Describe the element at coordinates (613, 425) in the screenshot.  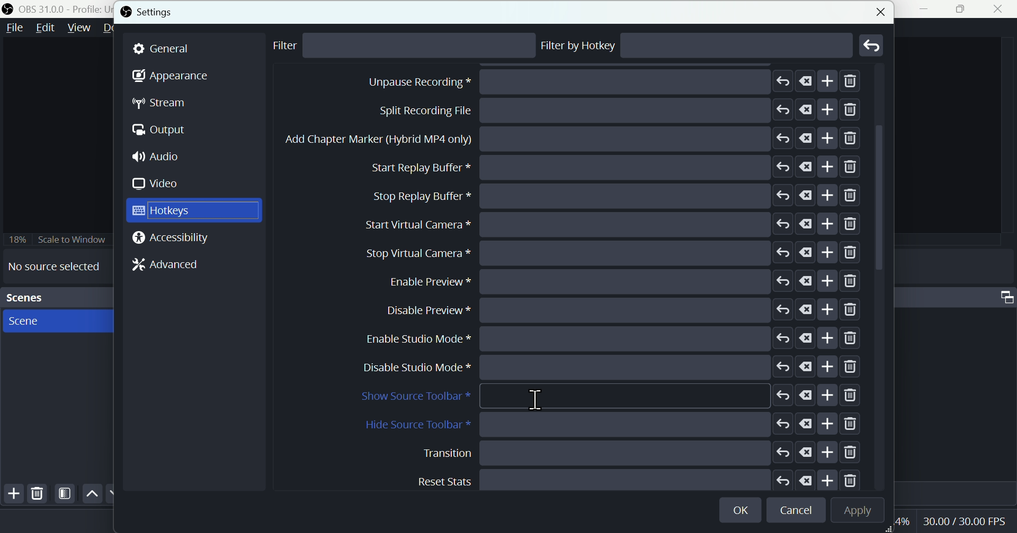
I see `Height source toolbar` at that location.